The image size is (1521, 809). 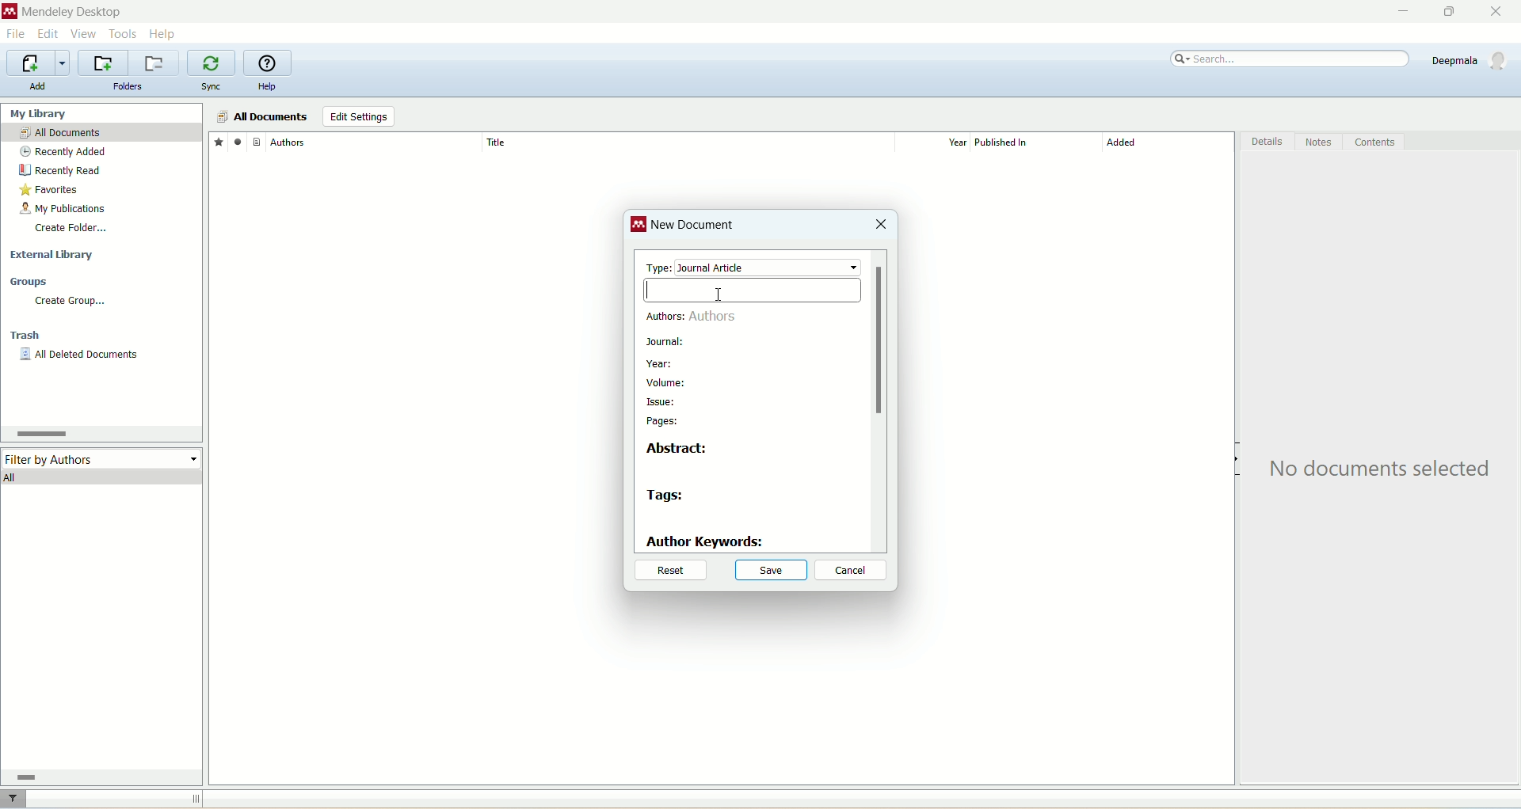 I want to click on import, so click(x=36, y=63).